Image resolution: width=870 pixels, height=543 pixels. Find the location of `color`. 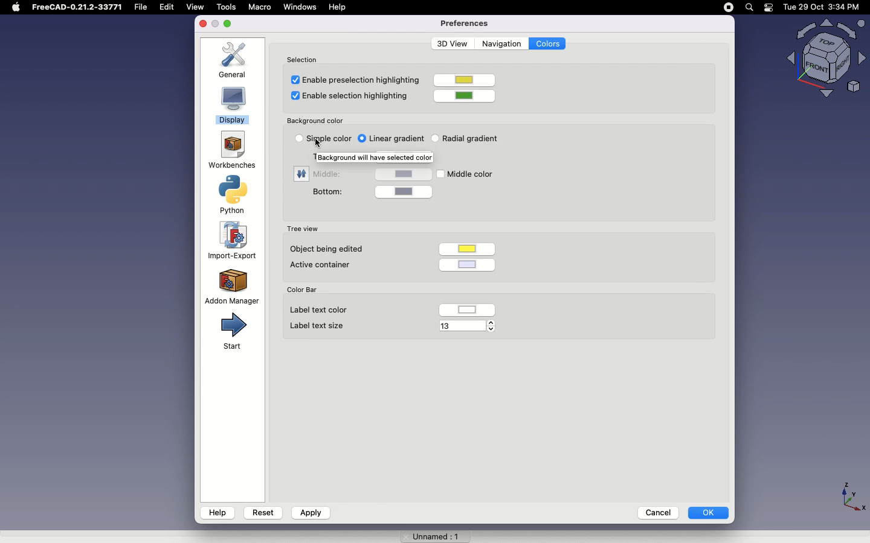

color is located at coordinates (404, 173).